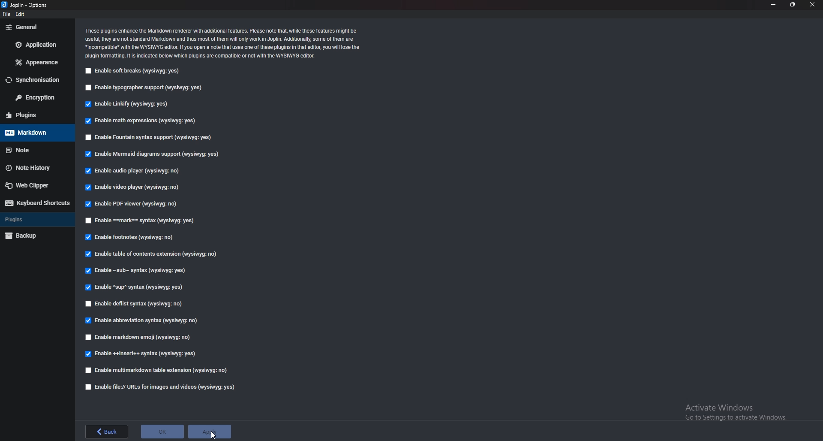 This screenshot has height=441, width=823. What do you see at coordinates (38, 98) in the screenshot?
I see `Encryption` at bounding box center [38, 98].